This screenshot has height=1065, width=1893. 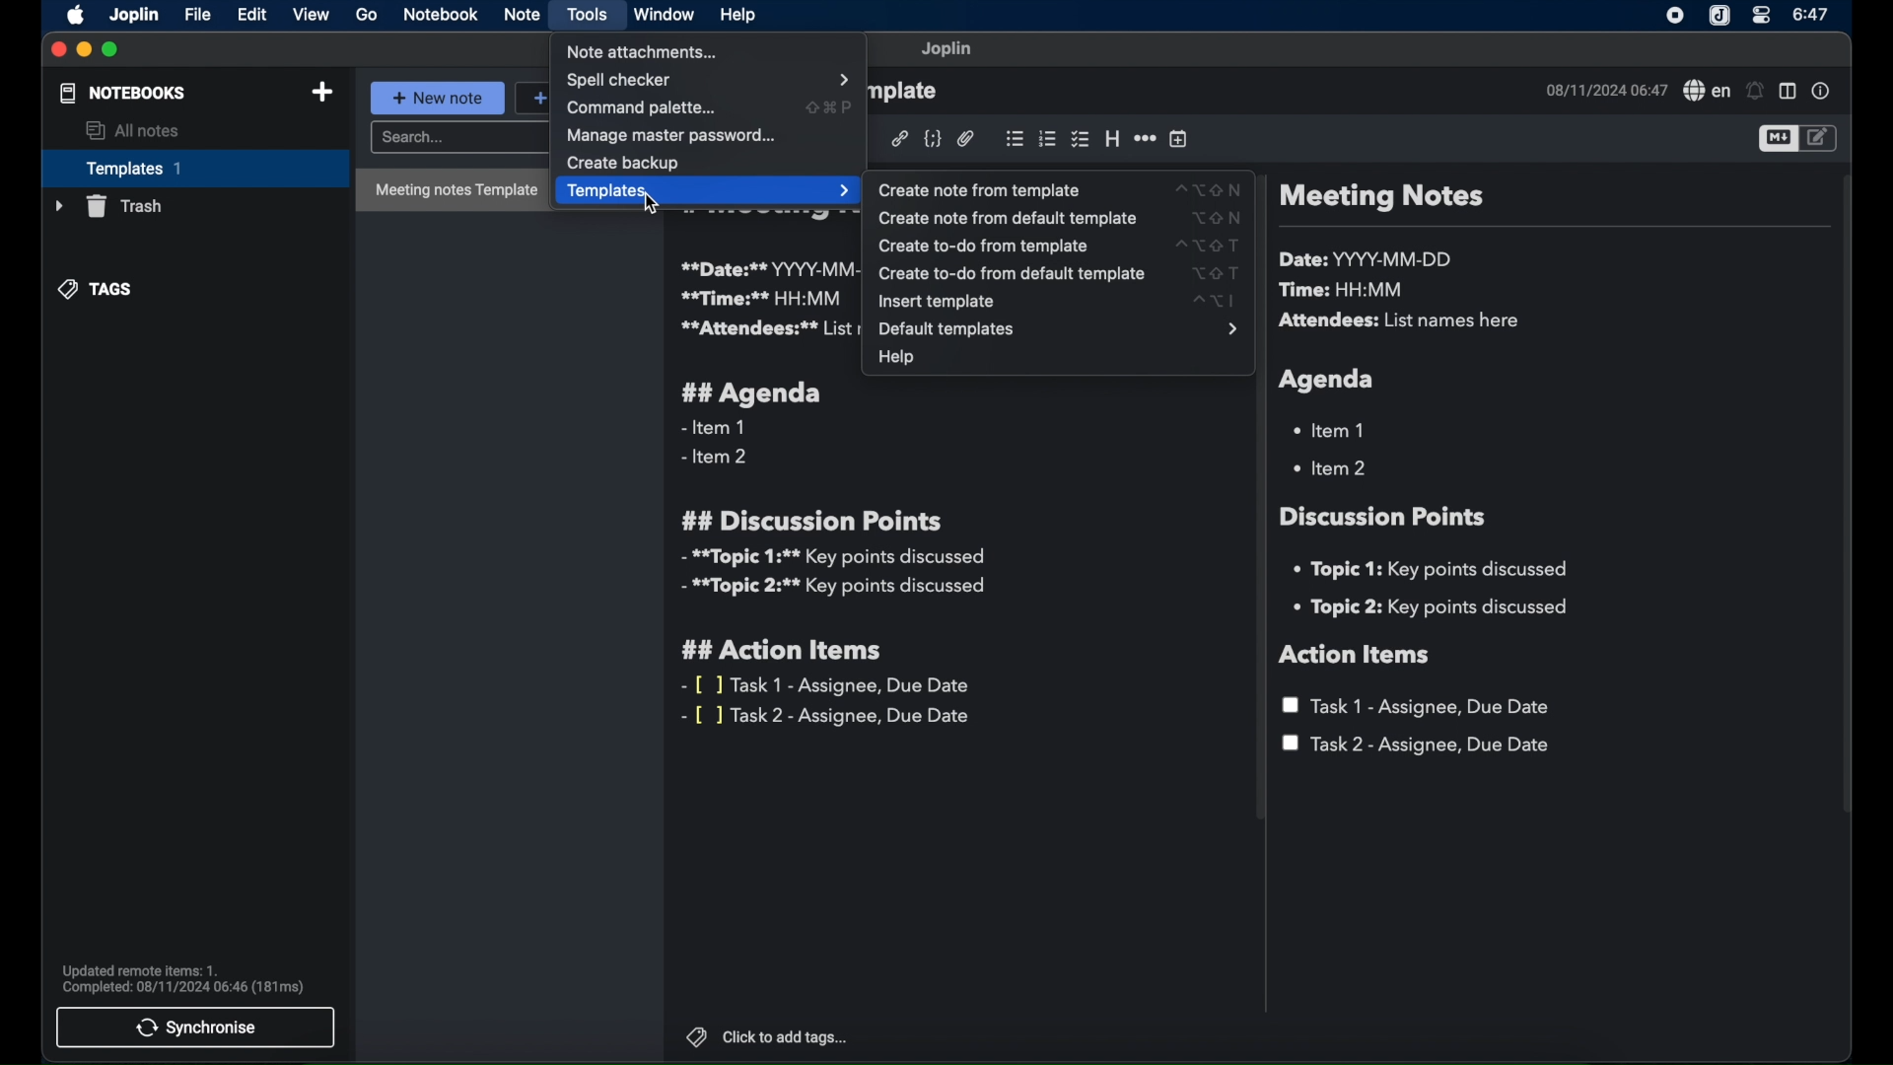 I want to click on Joplin, so click(x=1718, y=16).